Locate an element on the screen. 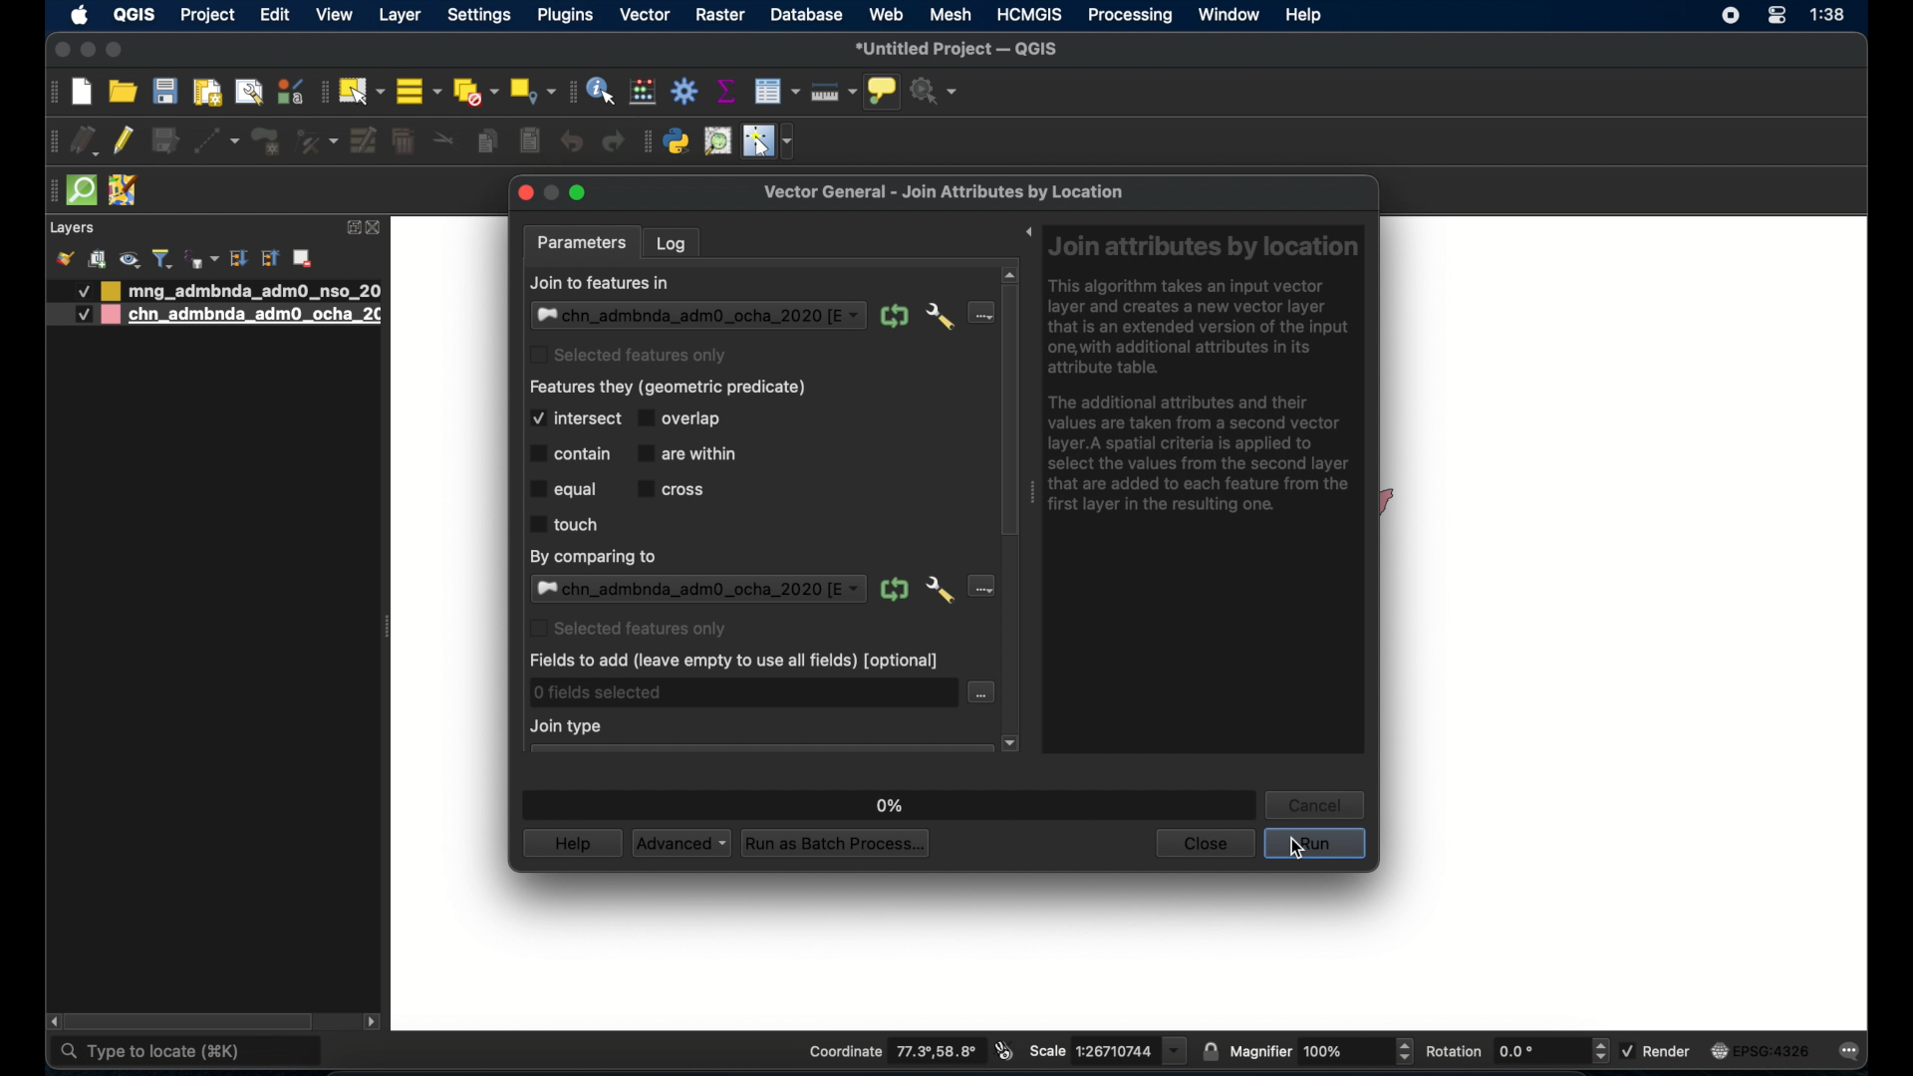  cursor is located at coordinates (1295, 850).